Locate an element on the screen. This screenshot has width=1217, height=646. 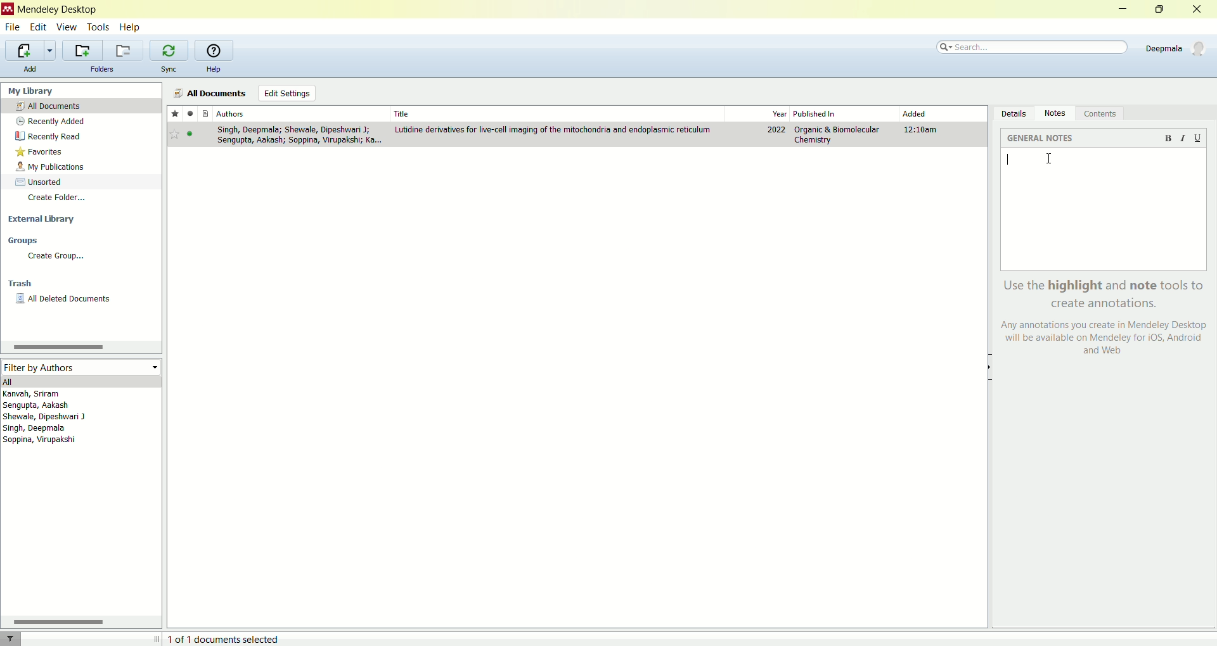
My Library is located at coordinates (82, 90).